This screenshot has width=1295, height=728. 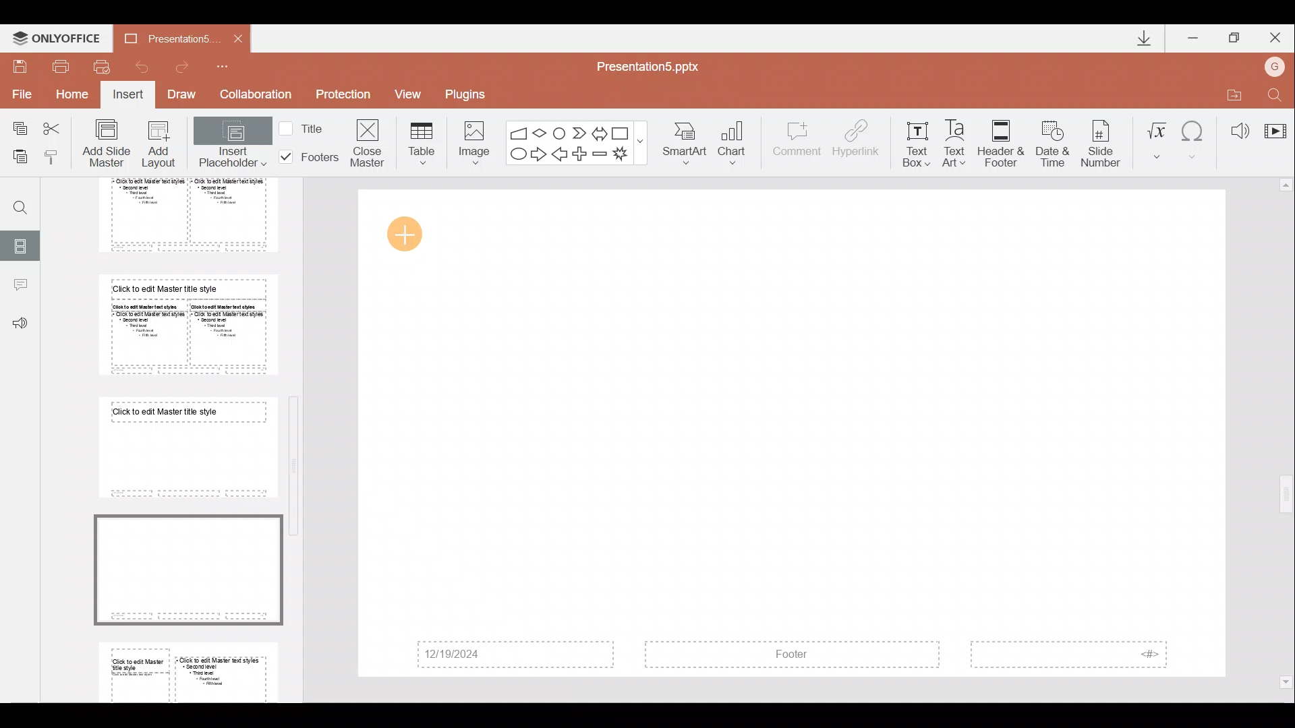 I want to click on Text box, so click(x=916, y=141).